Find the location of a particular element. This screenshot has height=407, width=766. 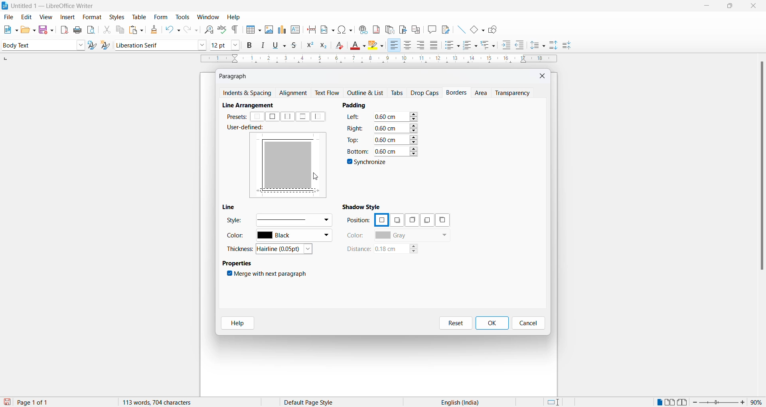

insert image is located at coordinates (252, 30).